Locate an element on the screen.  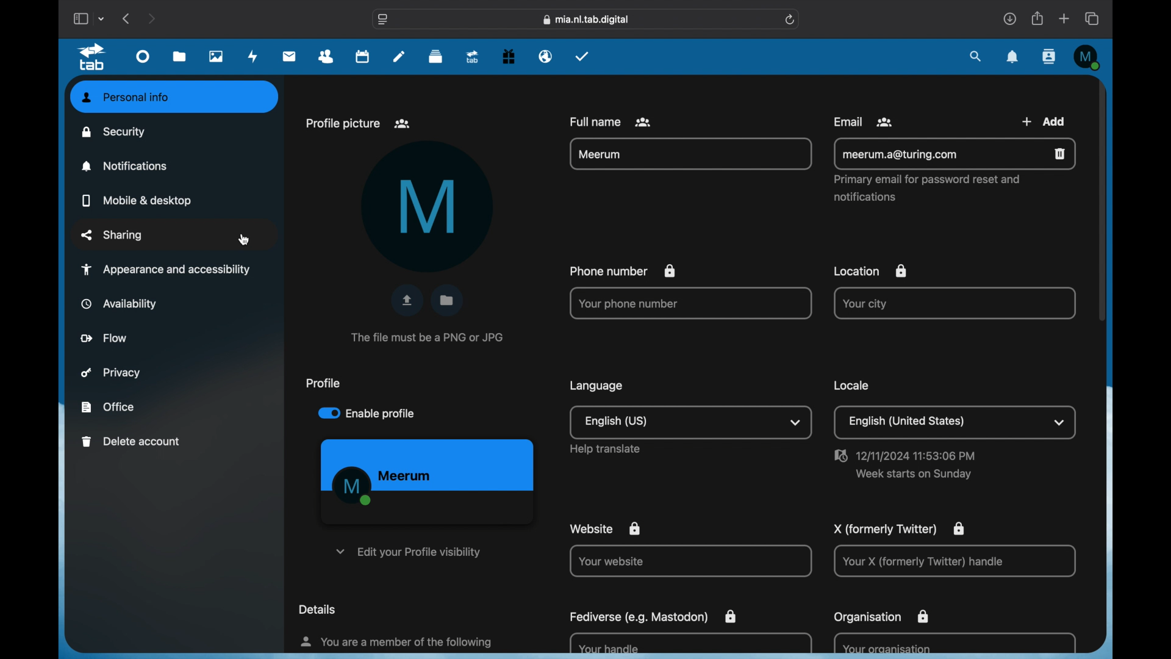
upgrade is located at coordinates (473, 57).